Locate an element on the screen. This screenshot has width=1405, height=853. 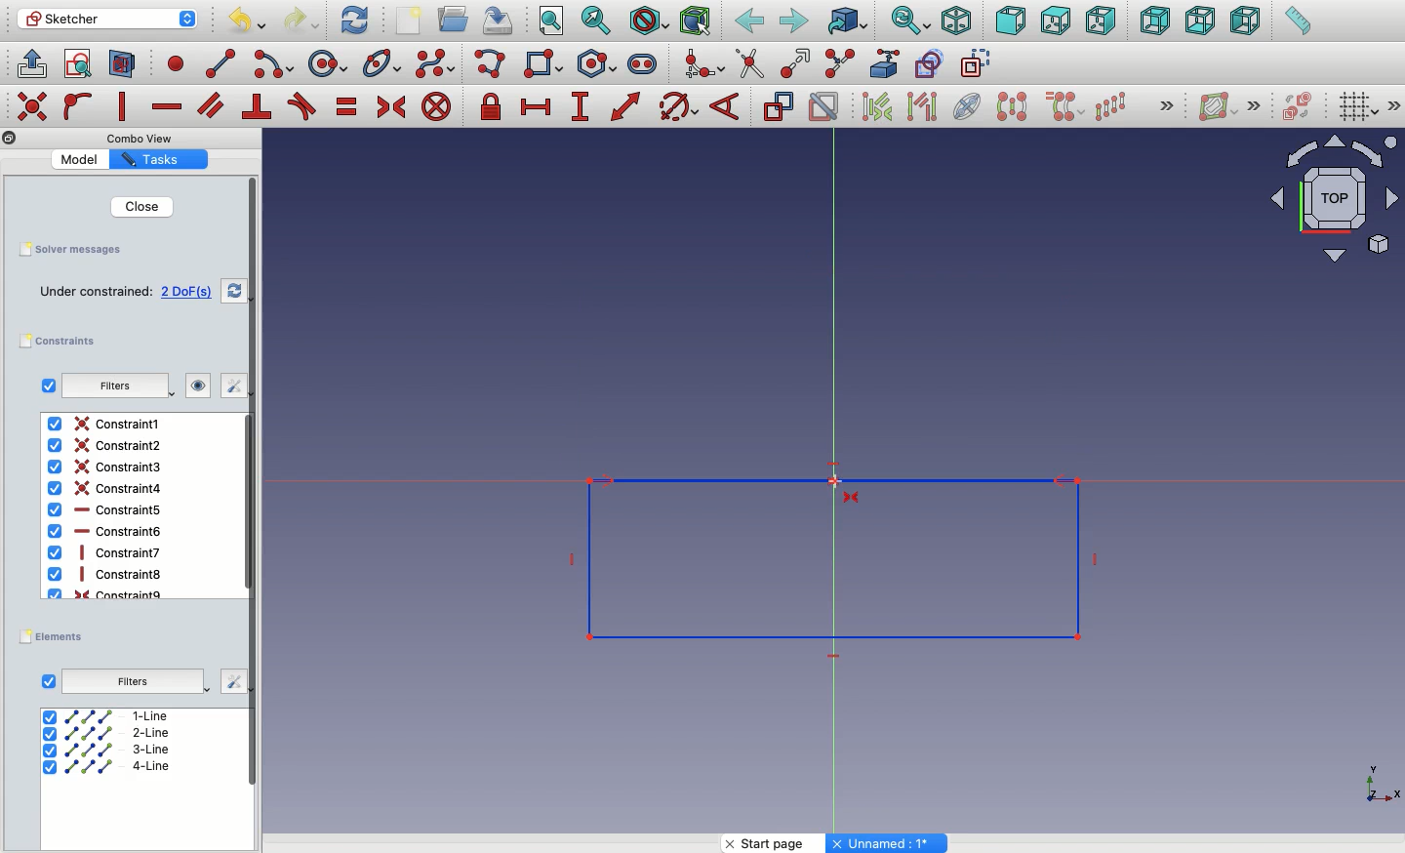
Polygon is located at coordinates (600, 64).